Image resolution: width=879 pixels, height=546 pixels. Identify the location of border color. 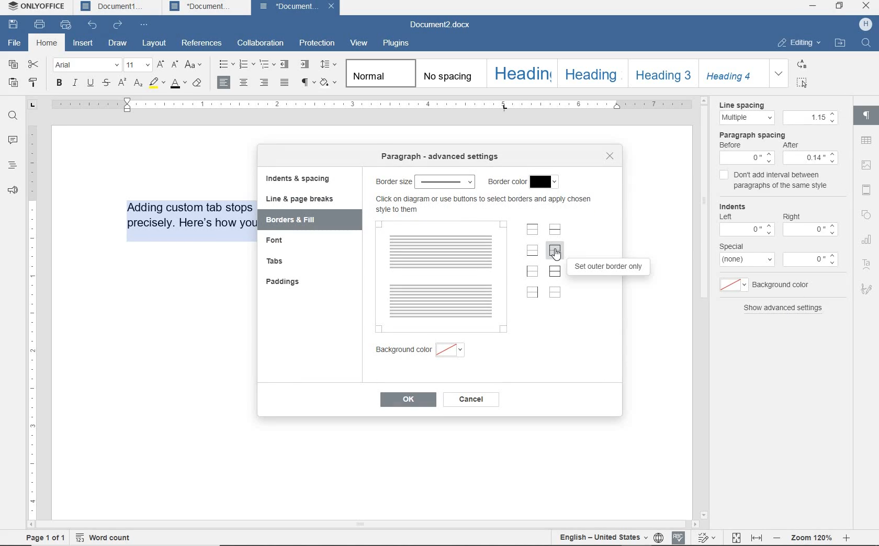
(506, 181).